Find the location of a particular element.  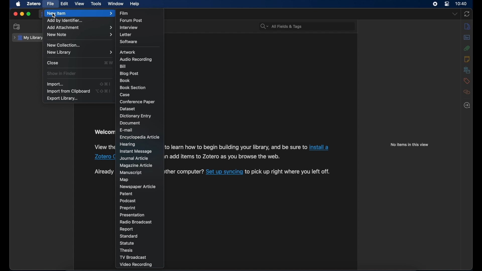

Set up syncing is located at coordinates (224, 172).